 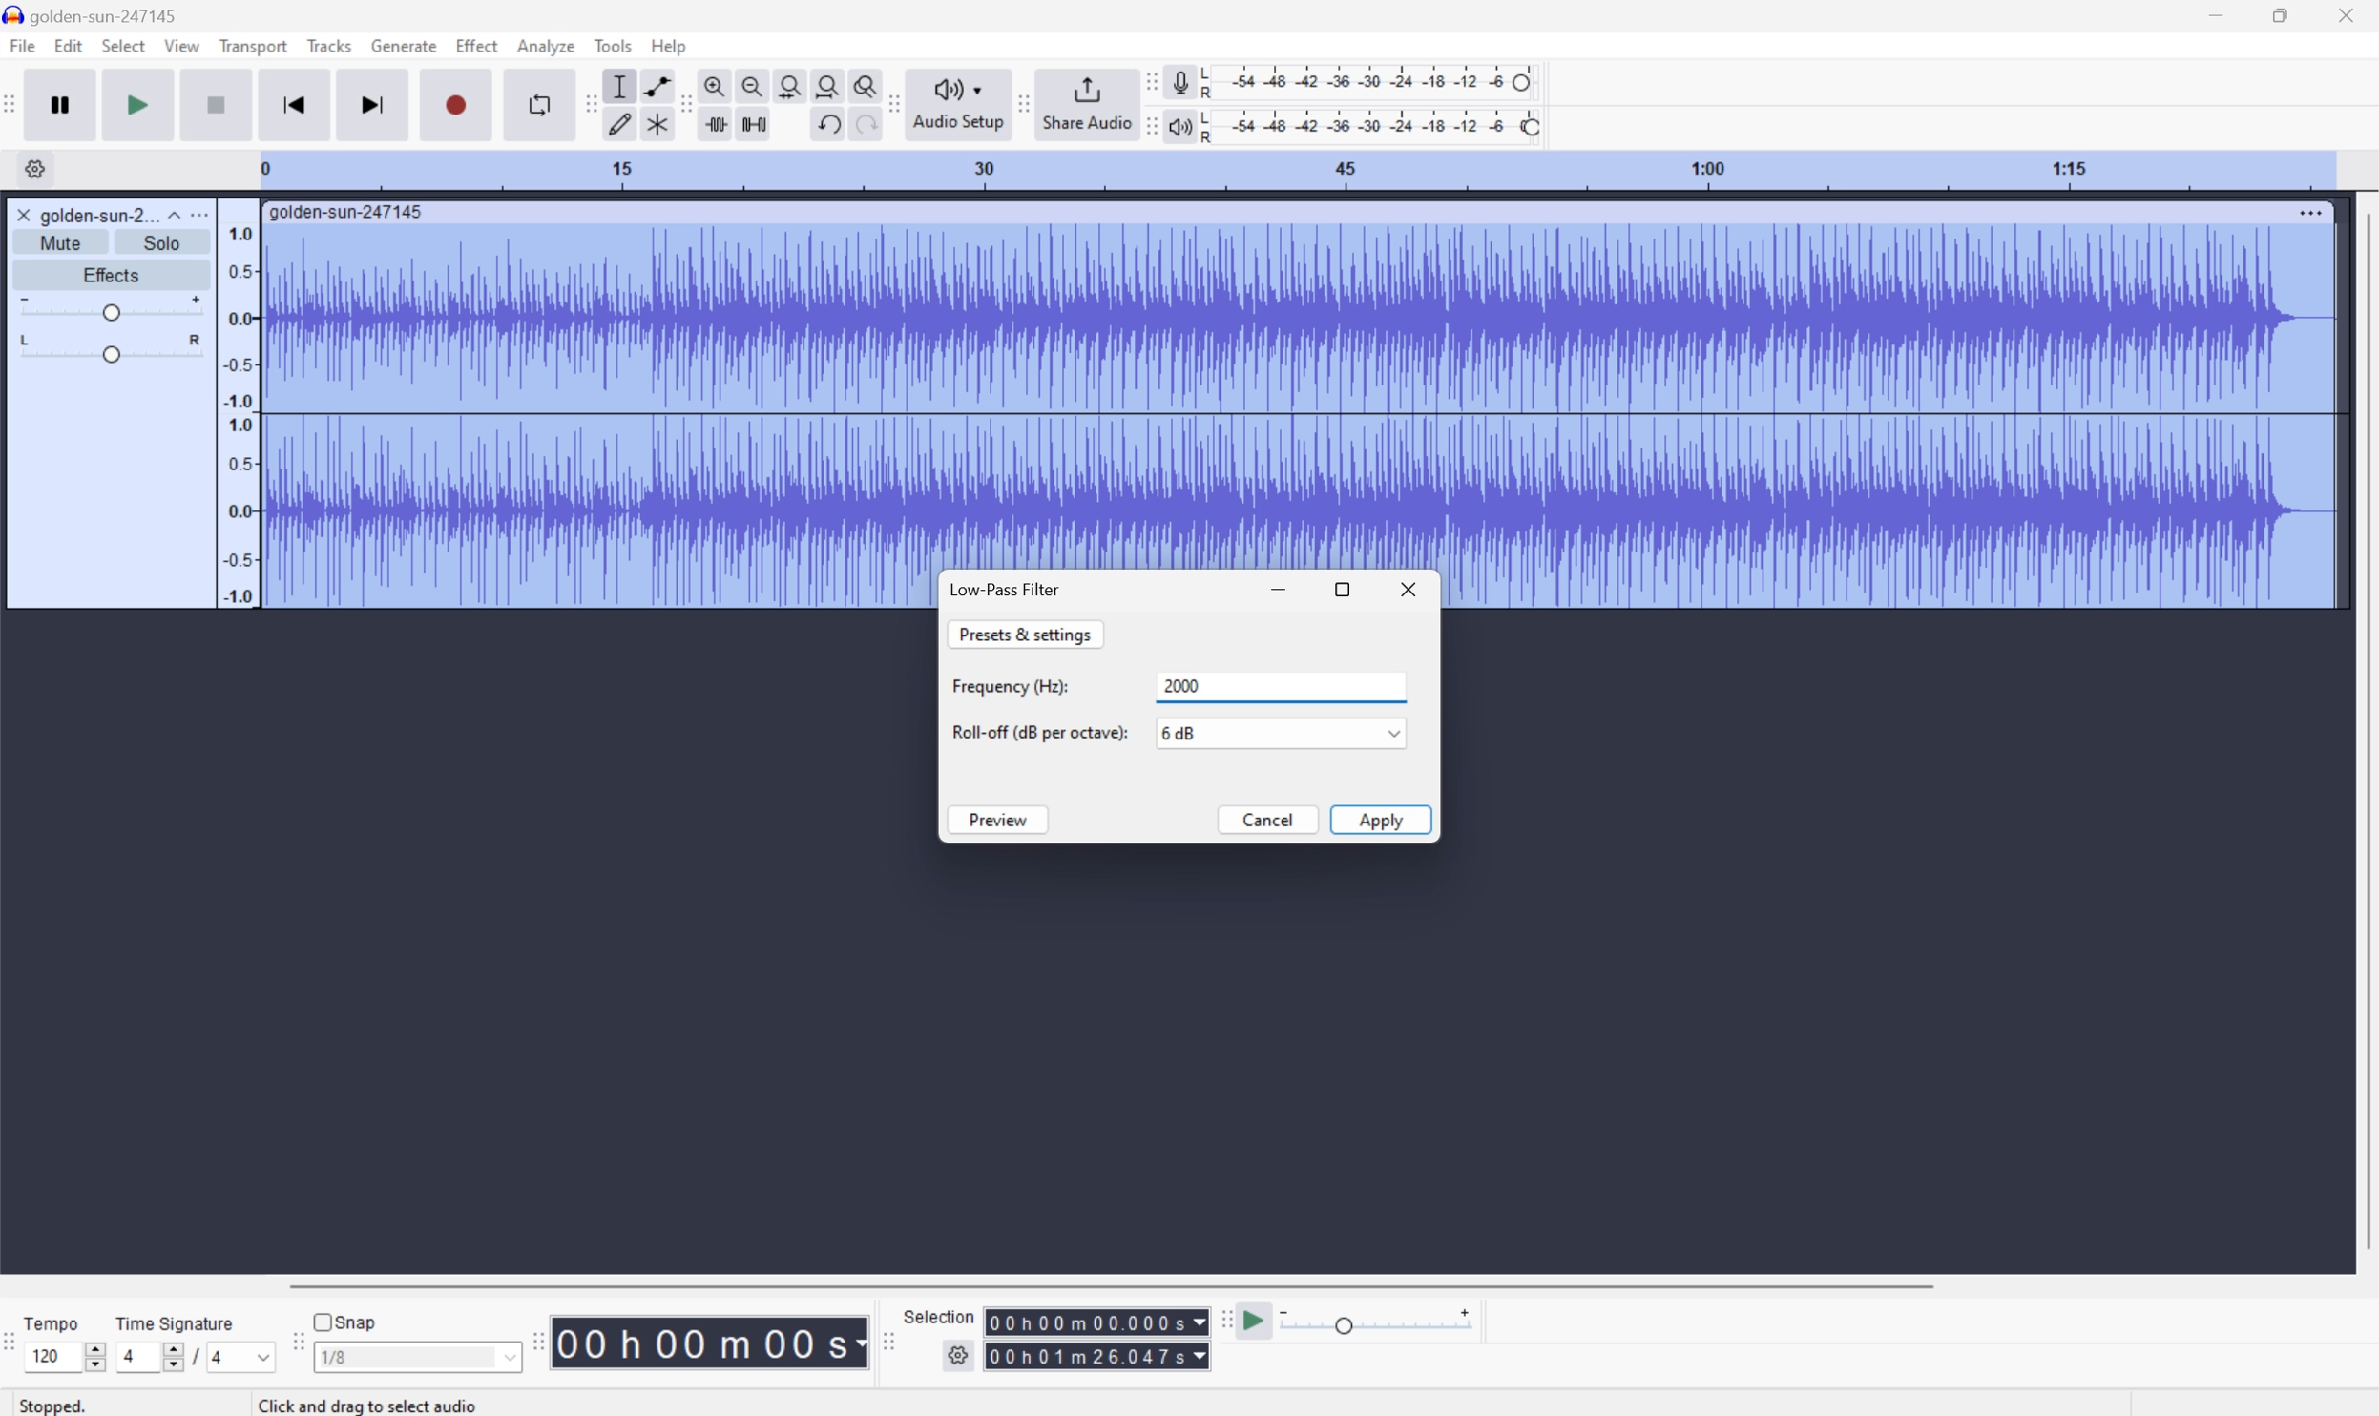 I want to click on Effect, so click(x=477, y=44).